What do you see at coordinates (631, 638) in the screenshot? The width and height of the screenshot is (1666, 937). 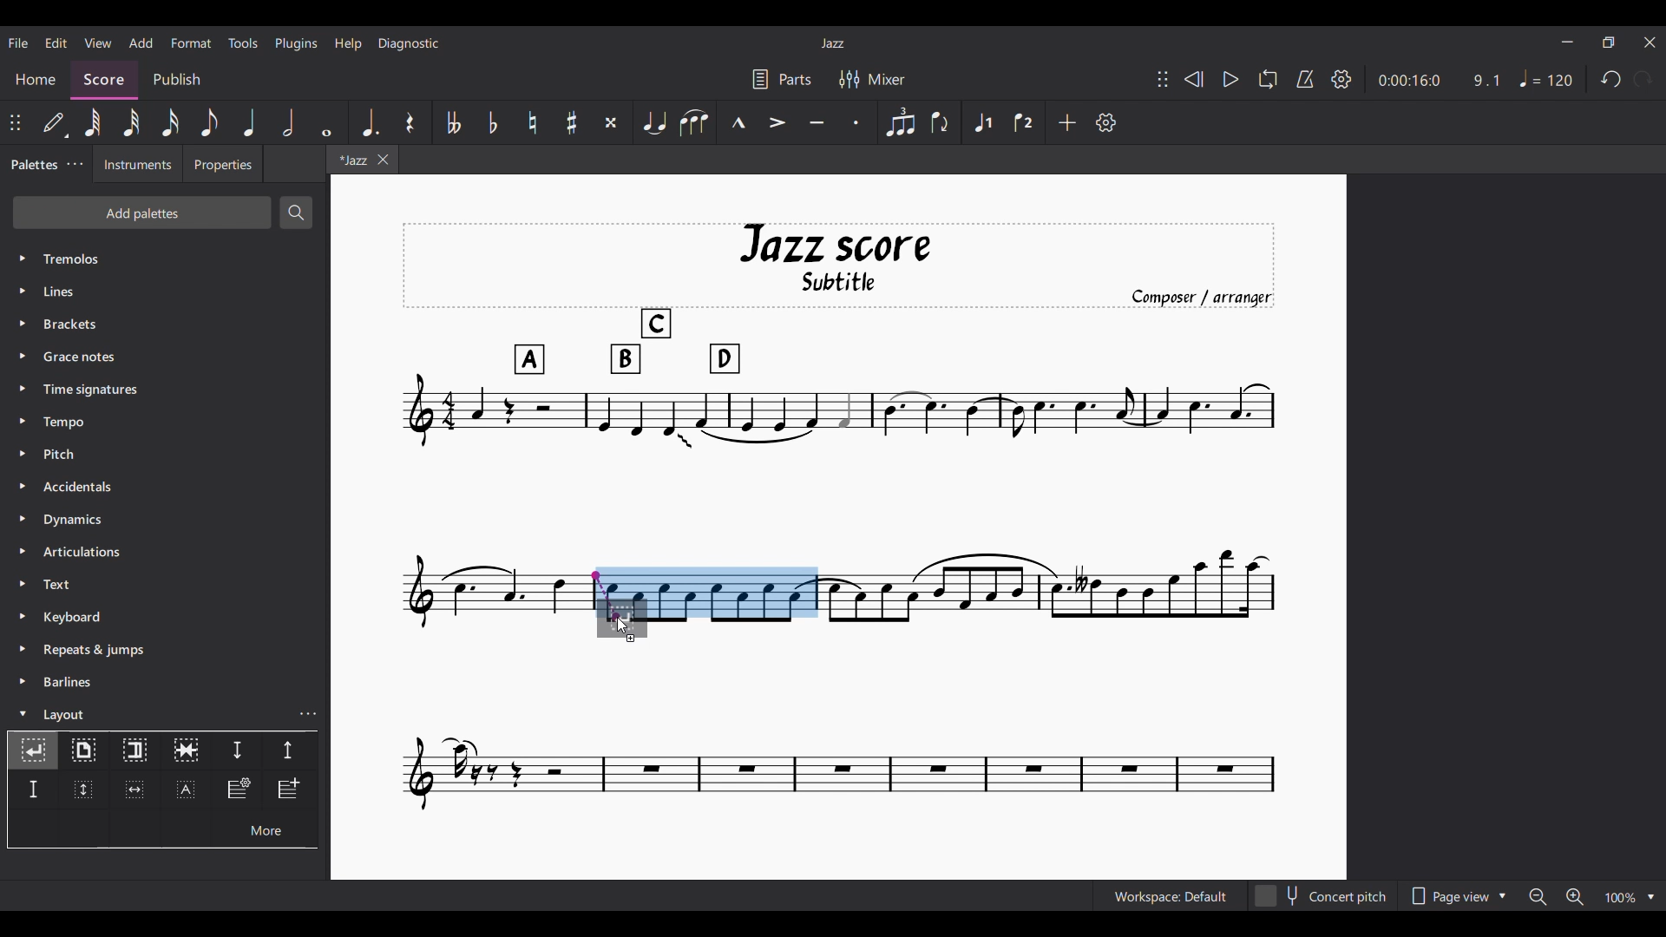 I see `Indicates addition` at bounding box center [631, 638].